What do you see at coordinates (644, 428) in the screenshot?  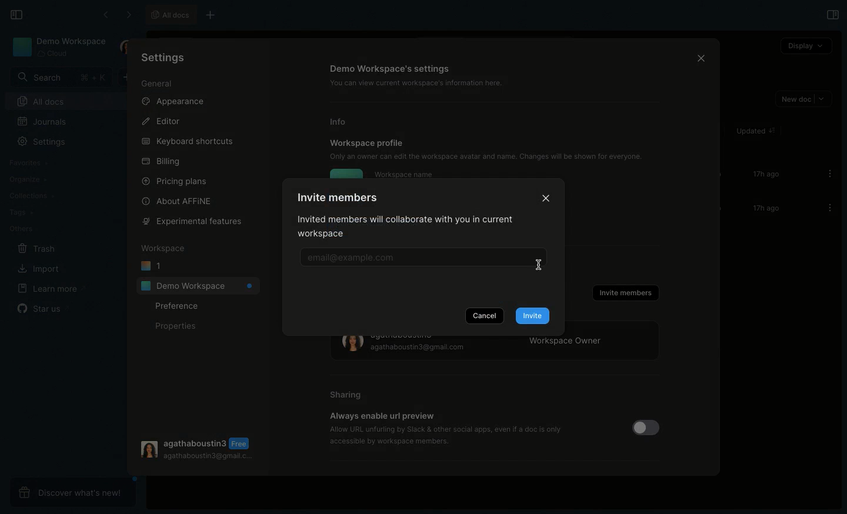 I see `Toggle` at bounding box center [644, 428].